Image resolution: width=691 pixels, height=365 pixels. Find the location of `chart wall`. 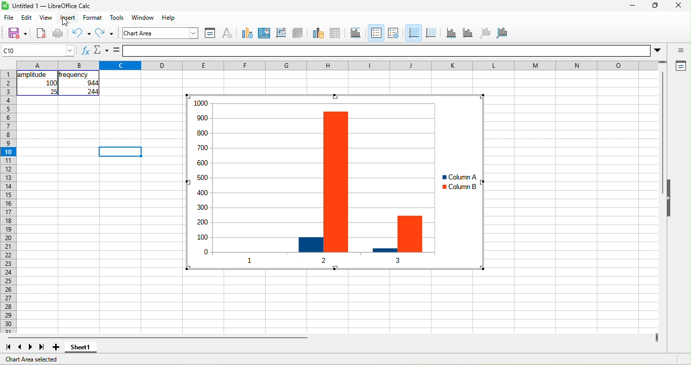

chart wall is located at coordinates (281, 32).